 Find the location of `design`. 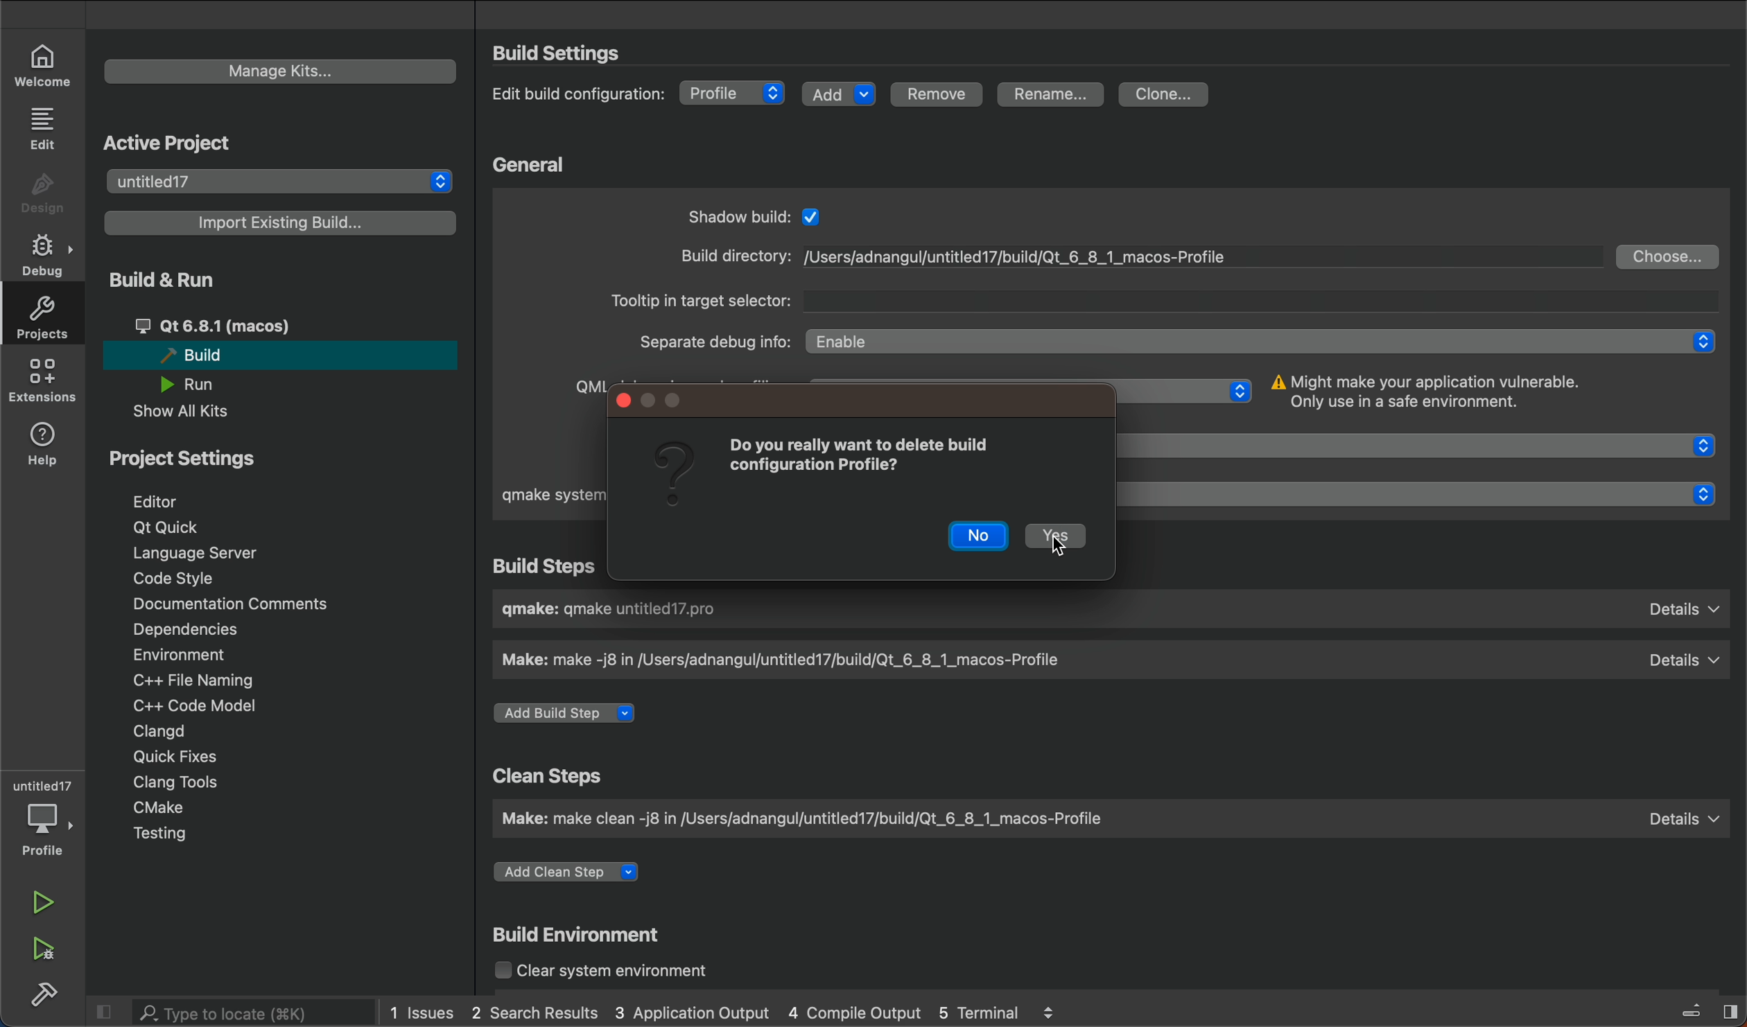

design is located at coordinates (40, 190).